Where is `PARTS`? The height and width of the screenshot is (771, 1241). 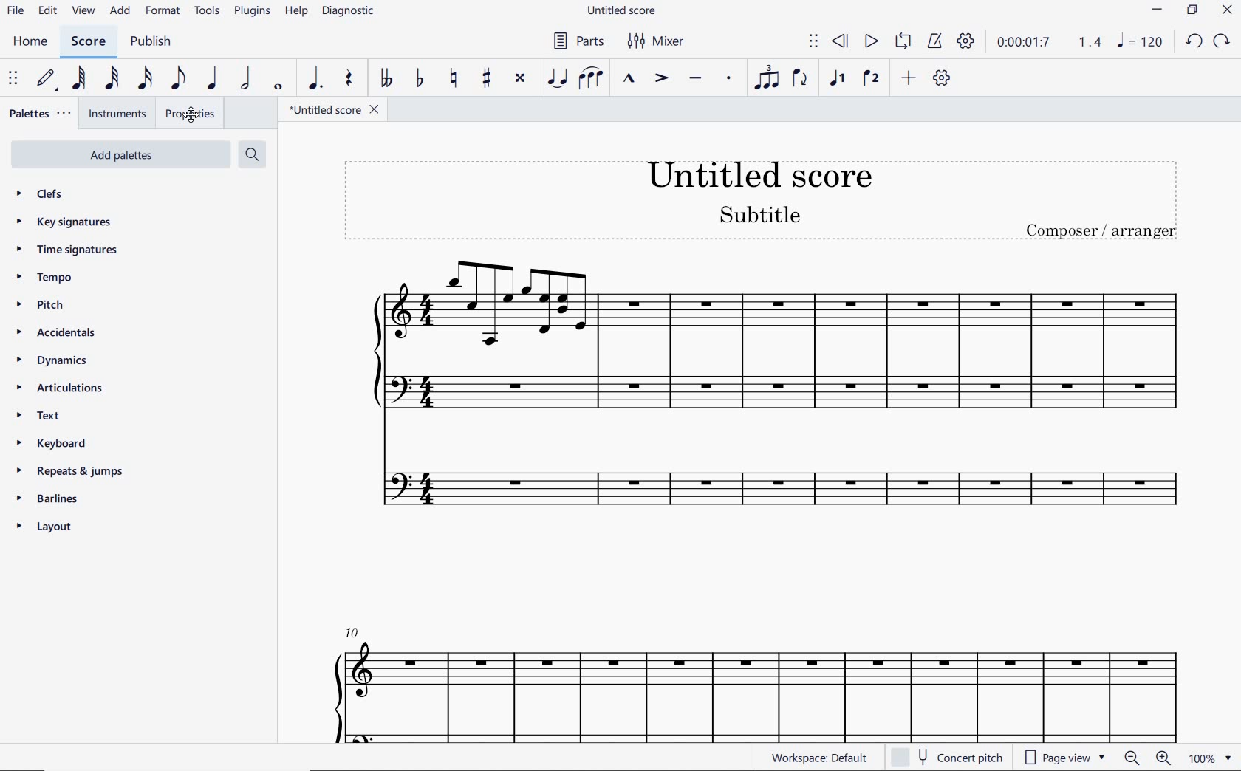 PARTS is located at coordinates (580, 42).